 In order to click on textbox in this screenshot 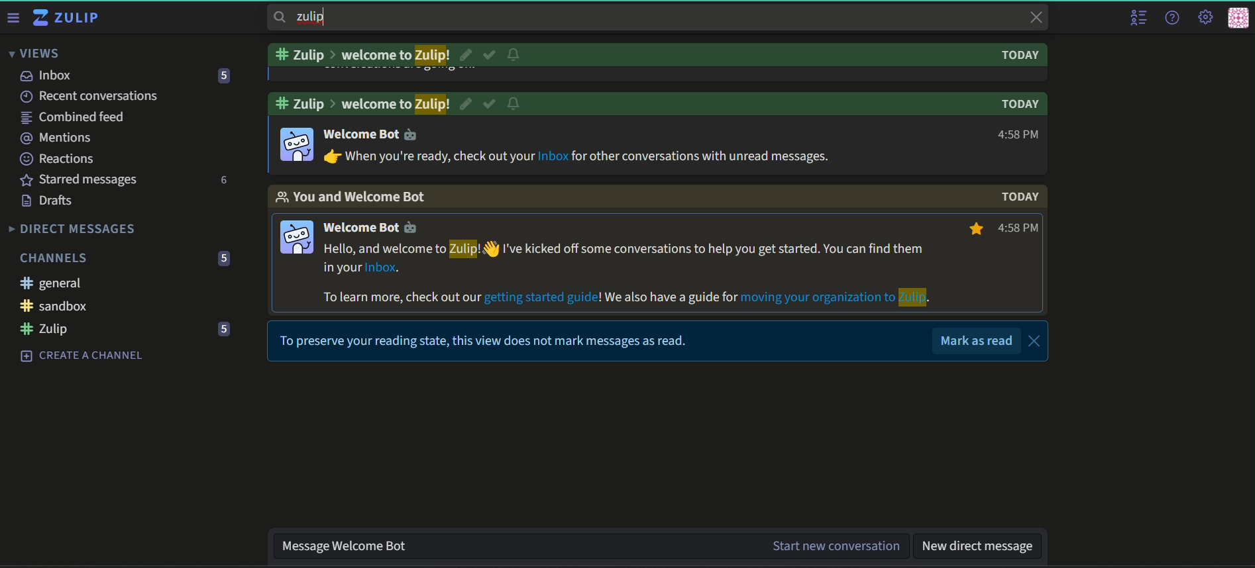, I will do `click(979, 545)`.